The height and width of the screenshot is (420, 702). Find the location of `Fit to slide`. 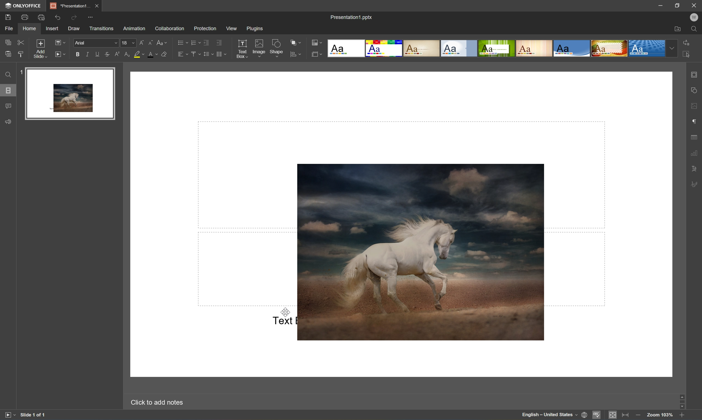

Fit to slide is located at coordinates (613, 415).